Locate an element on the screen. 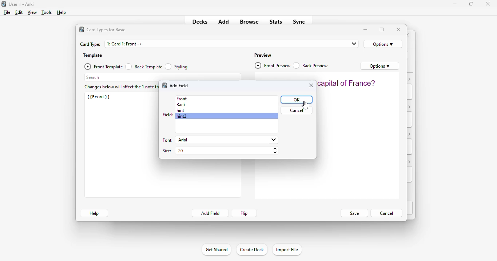 The width and height of the screenshot is (497, 261). front preview is located at coordinates (273, 65).